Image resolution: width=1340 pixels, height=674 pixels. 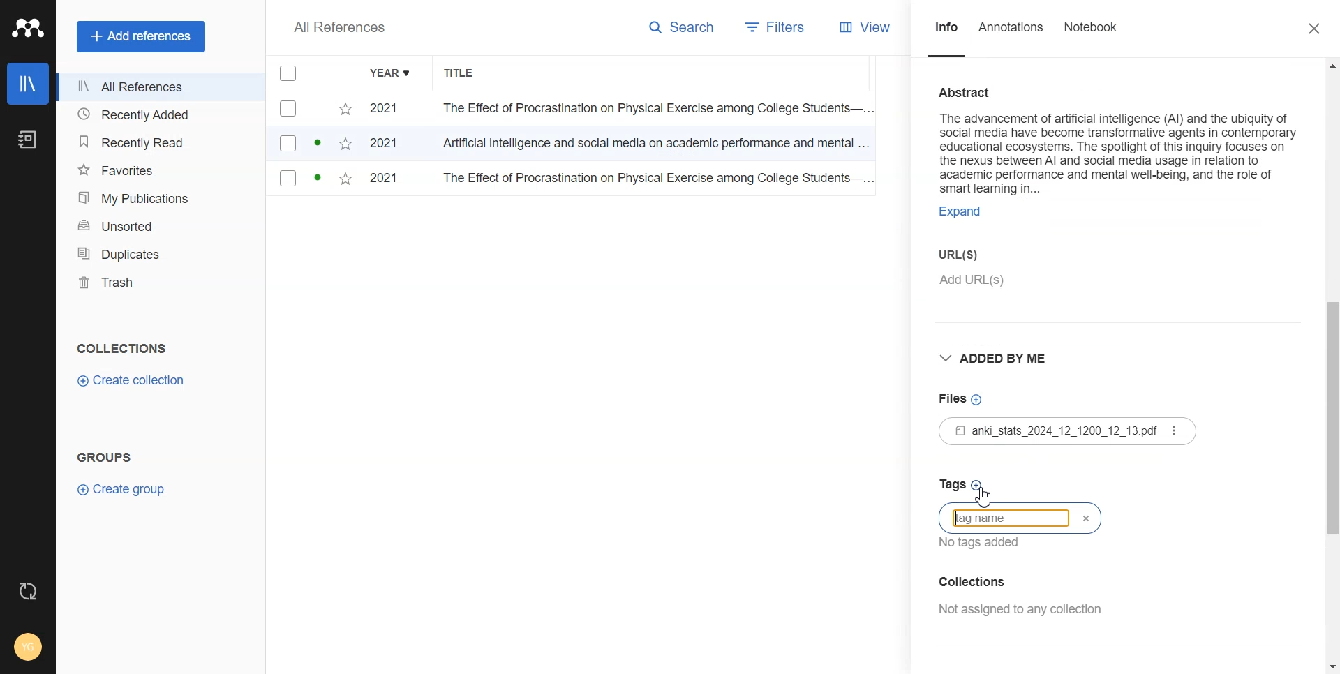 What do you see at coordinates (651, 110) in the screenshot?
I see `The Effect of Procrastination on Physical Exercise among College Students...` at bounding box center [651, 110].